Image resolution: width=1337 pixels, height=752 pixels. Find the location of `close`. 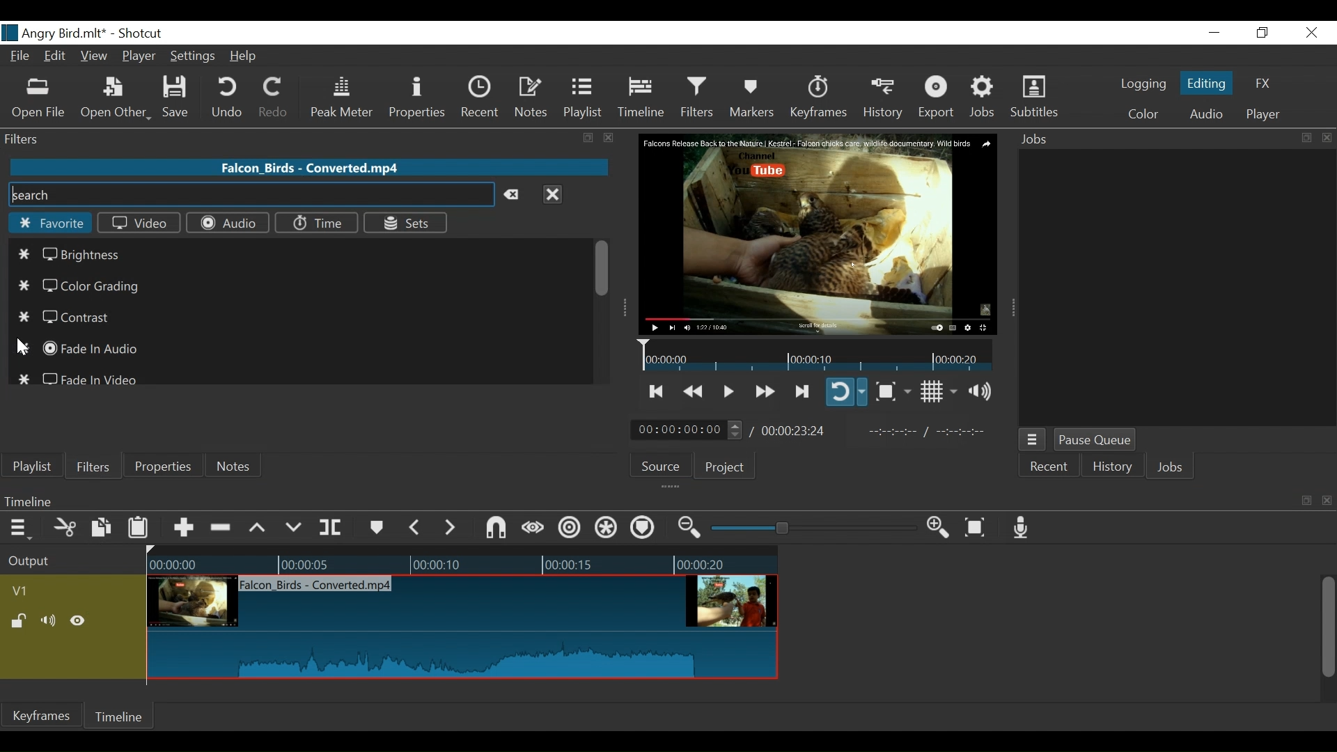

close is located at coordinates (1329, 501).